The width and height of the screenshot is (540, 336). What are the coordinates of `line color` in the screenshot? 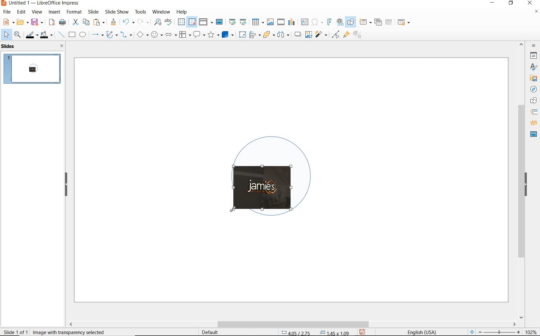 It's located at (31, 35).